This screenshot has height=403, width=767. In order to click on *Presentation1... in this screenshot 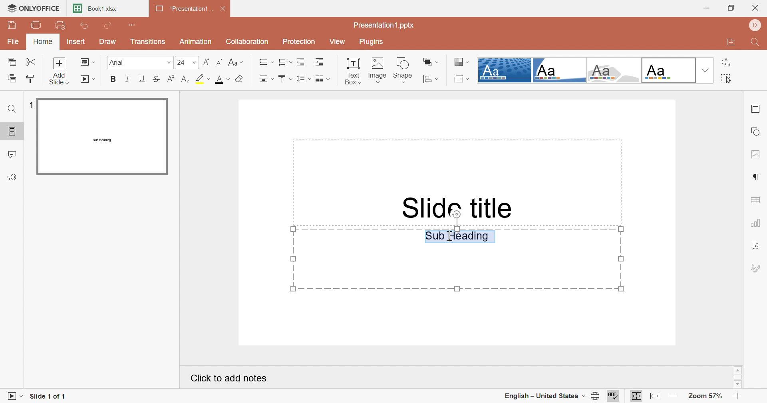, I will do `click(184, 8)`.